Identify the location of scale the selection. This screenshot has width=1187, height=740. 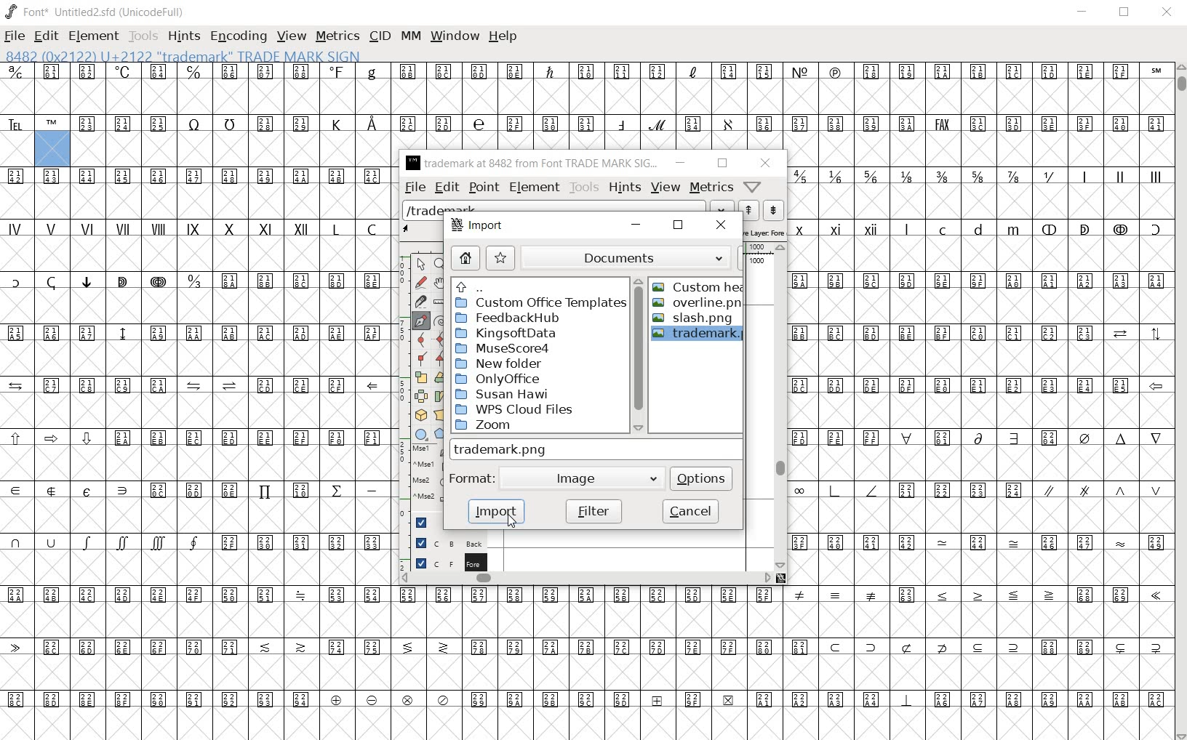
(421, 376).